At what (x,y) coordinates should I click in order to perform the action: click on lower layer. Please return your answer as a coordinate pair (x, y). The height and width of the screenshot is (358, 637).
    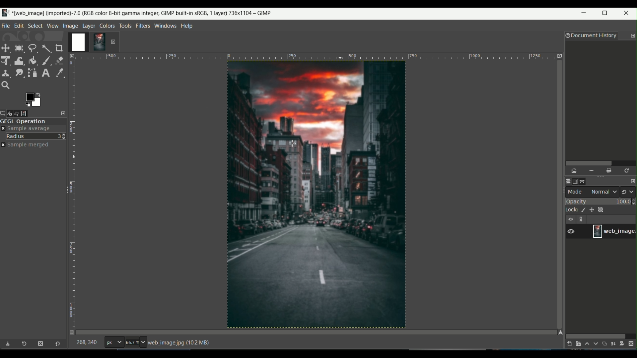
    Looking at the image, I should click on (596, 345).